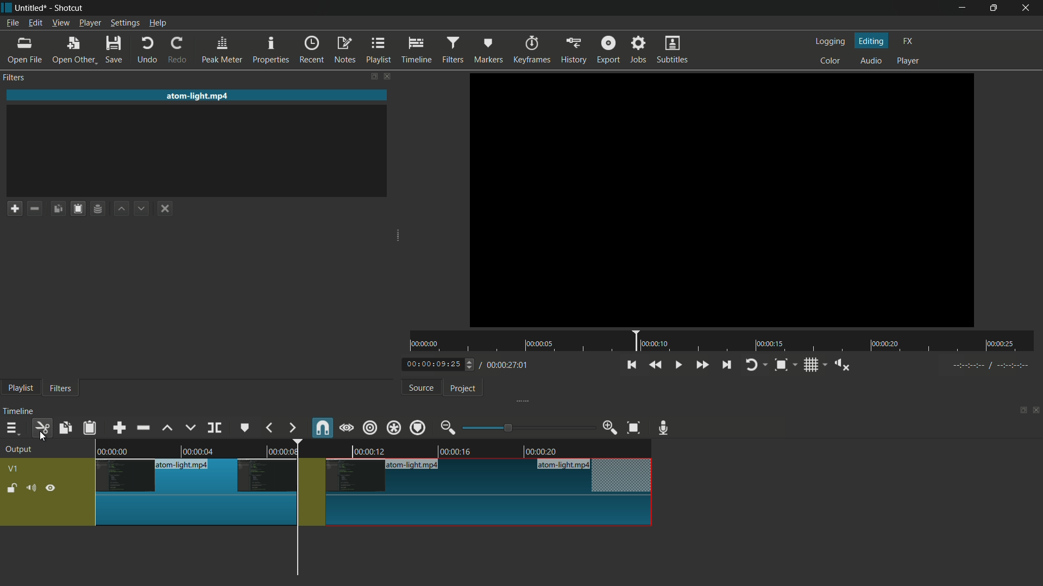  What do you see at coordinates (667, 428) in the screenshot?
I see `record audio` at bounding box center [667, 428].